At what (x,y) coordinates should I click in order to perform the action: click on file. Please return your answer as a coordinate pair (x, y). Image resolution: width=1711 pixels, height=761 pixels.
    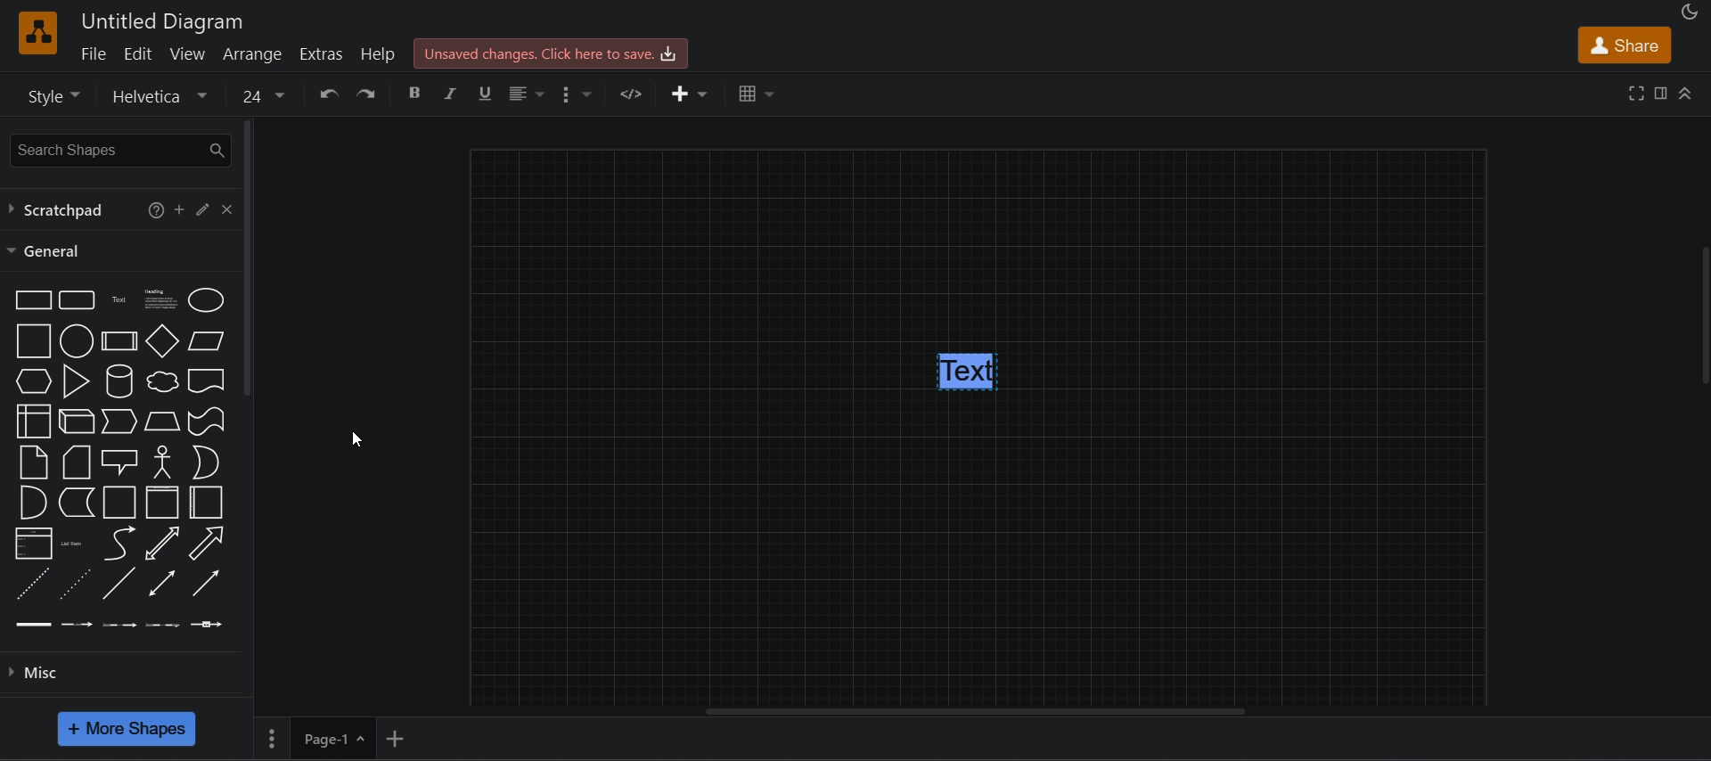
    Looking at the image, I should click on (93, 53).